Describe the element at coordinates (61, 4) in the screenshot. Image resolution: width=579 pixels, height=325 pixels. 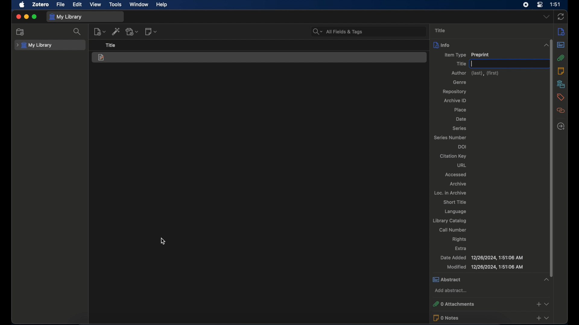
I see `file` at that location.